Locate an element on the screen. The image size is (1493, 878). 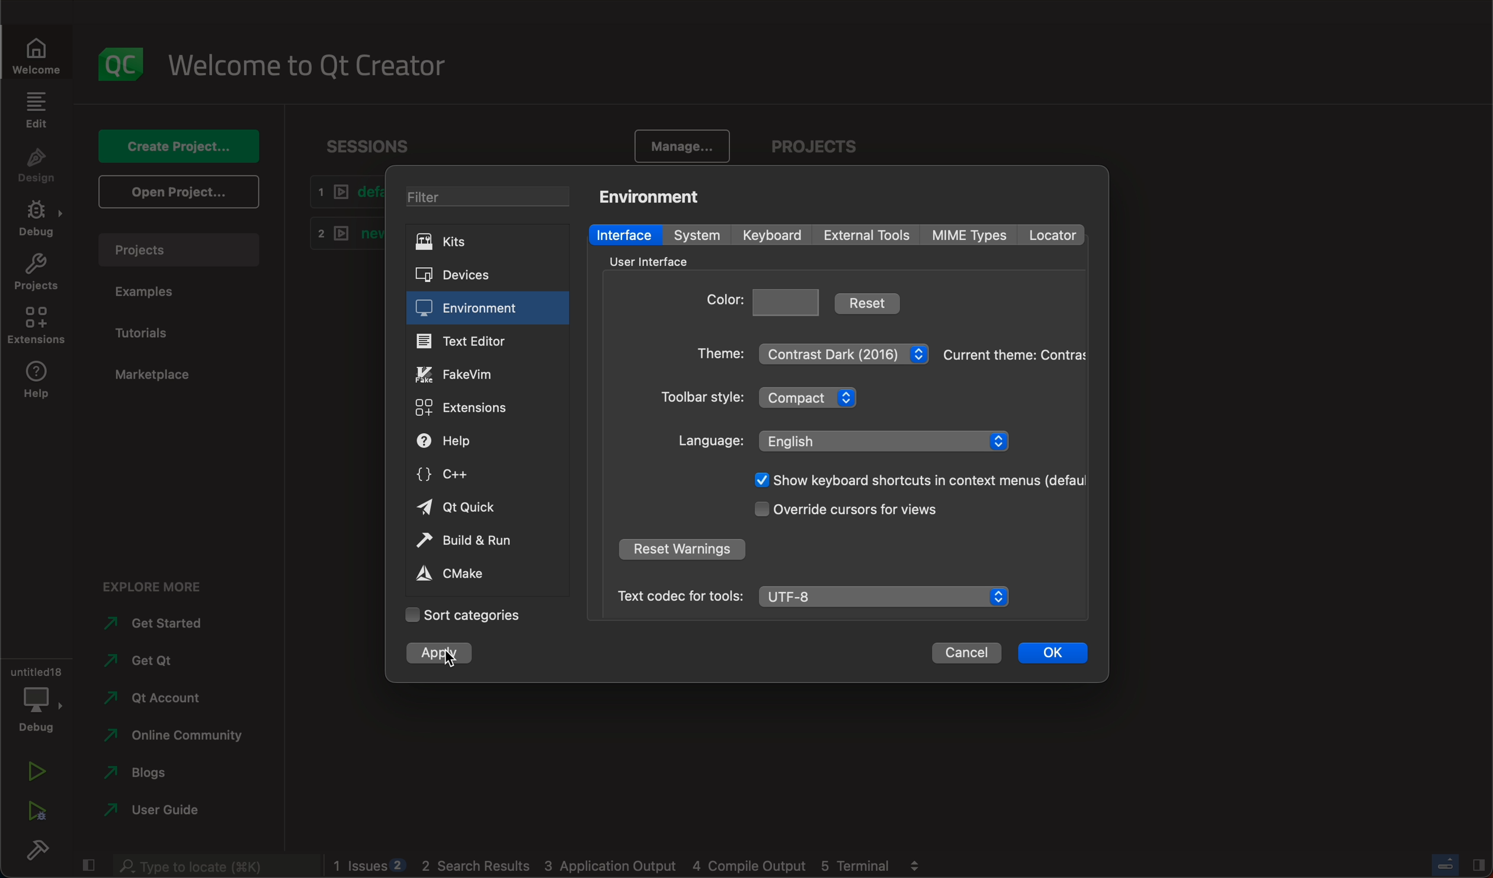
close slide bar is located at coordinates (88, 866).